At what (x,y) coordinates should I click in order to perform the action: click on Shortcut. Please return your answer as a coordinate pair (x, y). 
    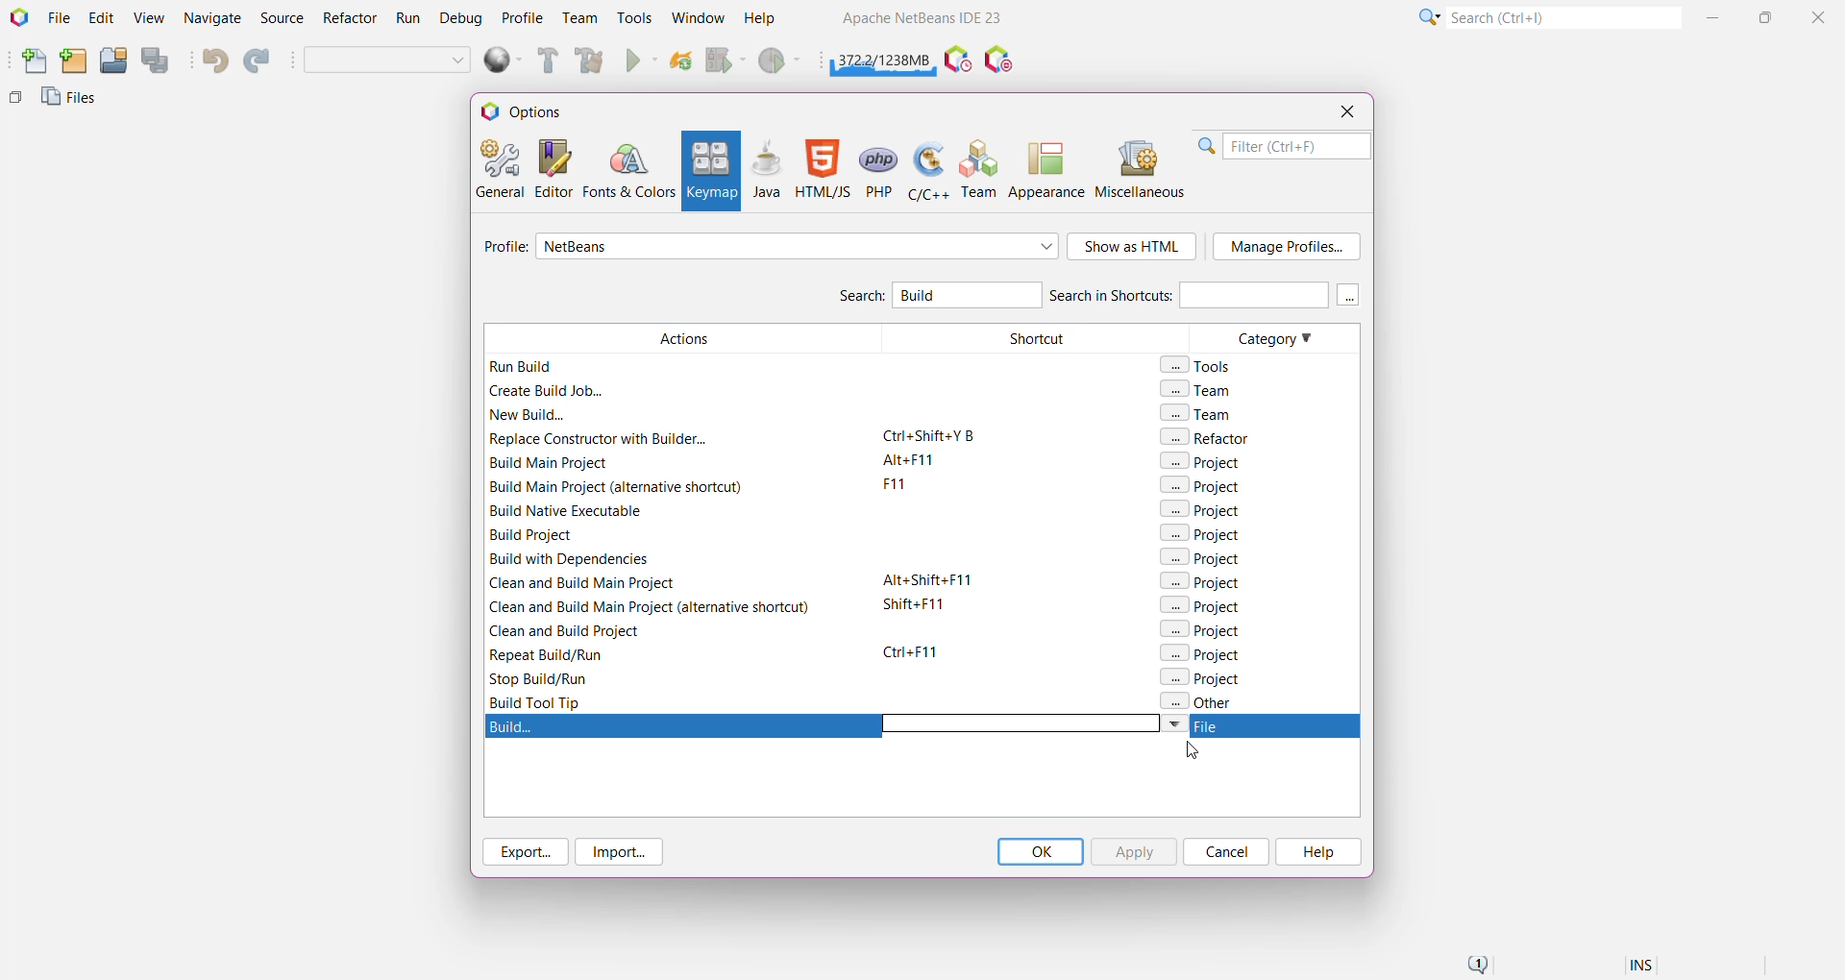
    Looking at the image, I should click on (1027, 518).